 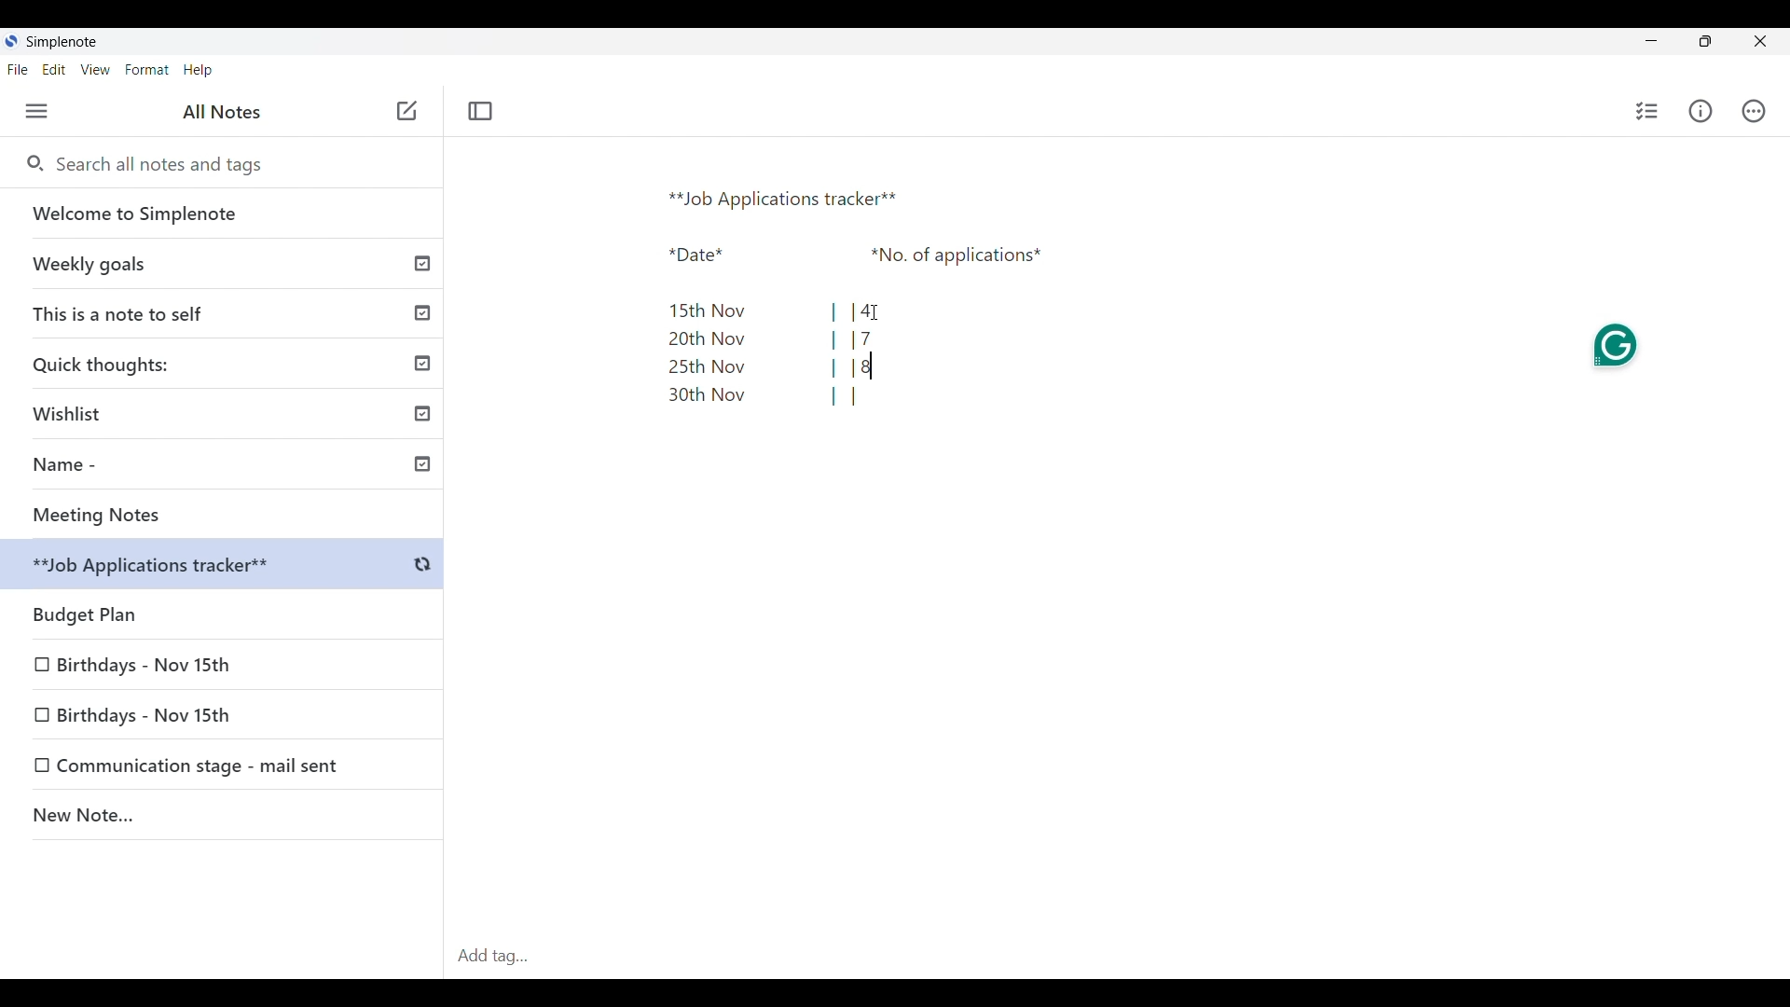 I want to click on Birthdays - Nov 15th, so click(x=179, y=712).